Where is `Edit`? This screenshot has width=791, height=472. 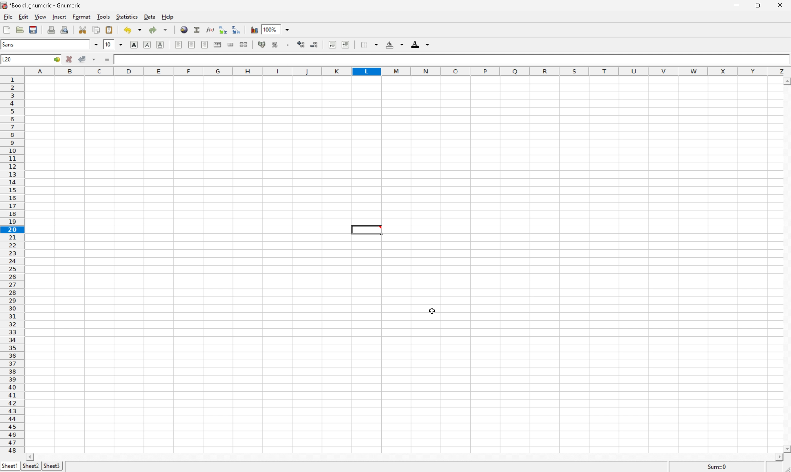 Edit is located at coordinates (24, 17).